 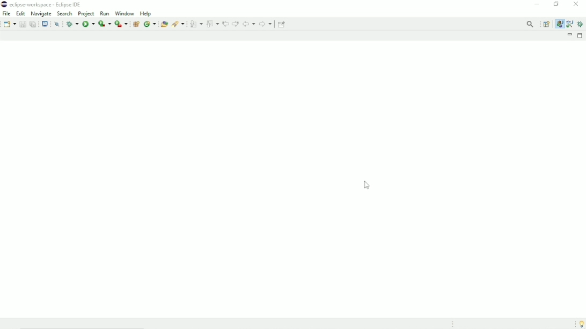 I want to click on New java package, so click(x=137, y=24).